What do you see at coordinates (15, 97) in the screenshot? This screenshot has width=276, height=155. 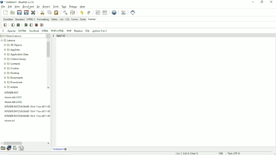 I see `file` at bounding box center [15, 97].